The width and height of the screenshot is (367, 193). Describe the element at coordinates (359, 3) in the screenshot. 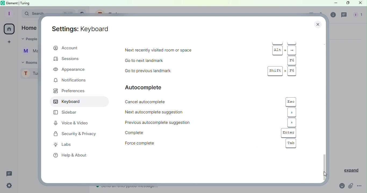

I see `Close` at that location.